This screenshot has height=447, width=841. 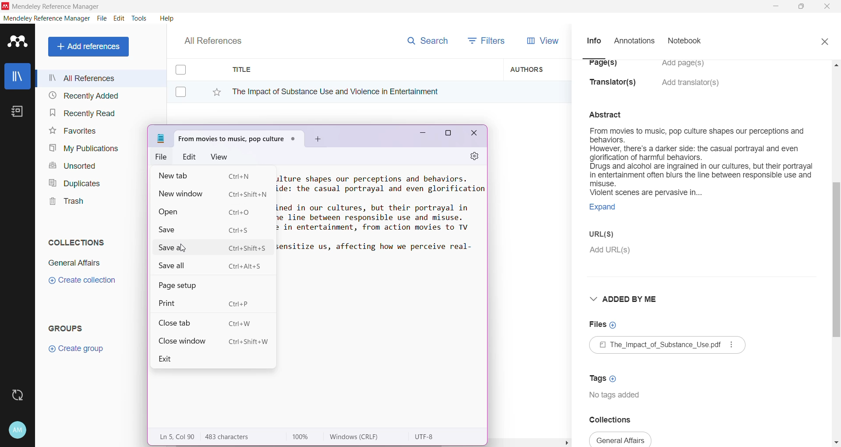 What do you see at coordinates (615, 86) in the screenshot?
I see `Translator(s)` at bounding box center [615, 86].